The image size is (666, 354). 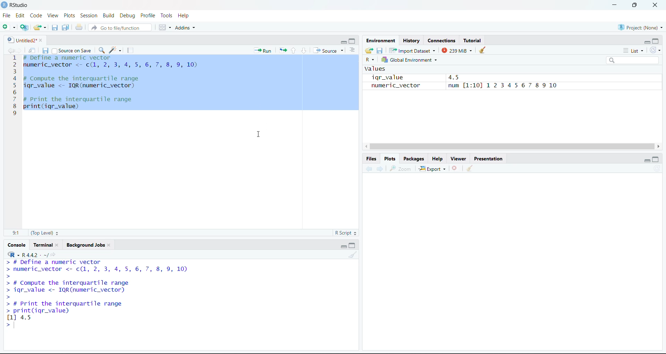 I want to click on Debug, so click(x=128, y=15).